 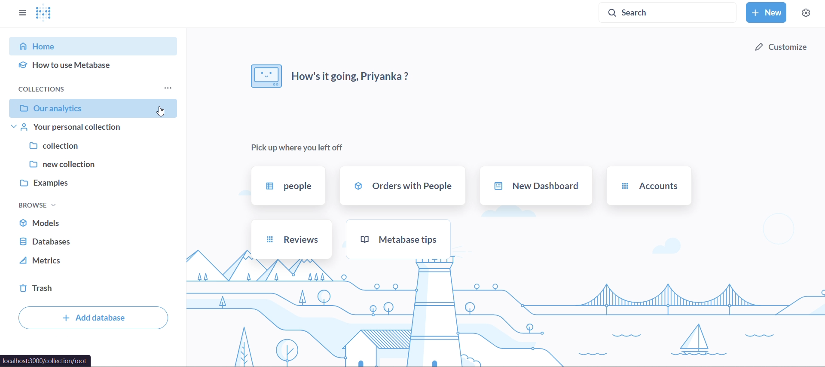 What do you see at coordinates (94, 108) in the screenshot?
I see `our analytics` at bounding box center [94, 108].